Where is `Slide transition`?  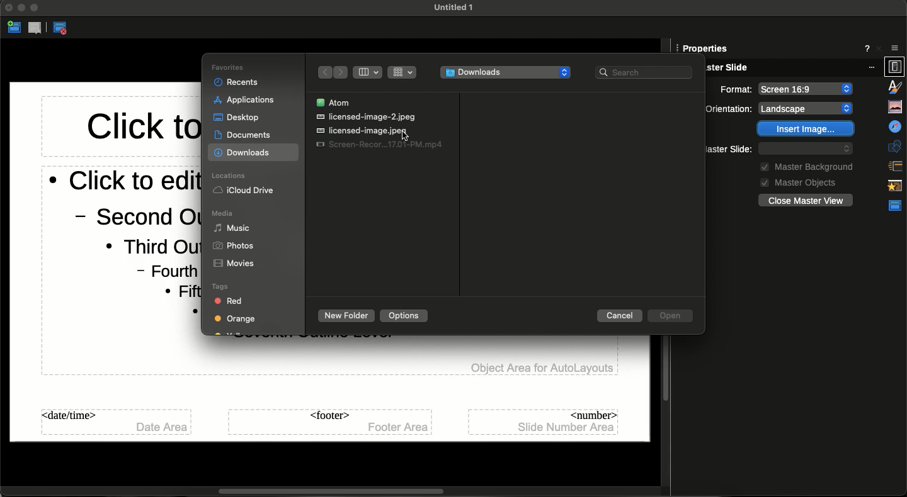 Slide transition is located at coordinates (896, 143).